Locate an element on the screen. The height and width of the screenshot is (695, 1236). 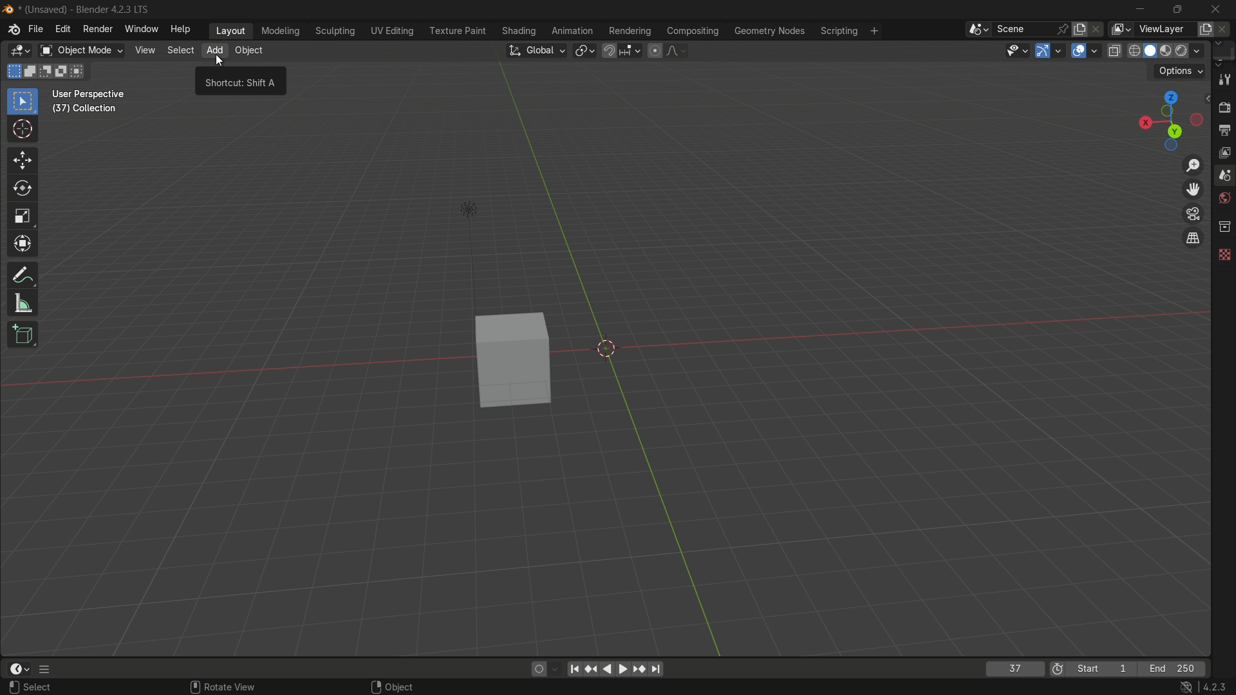
object mode is located at coordinates (81, 50).